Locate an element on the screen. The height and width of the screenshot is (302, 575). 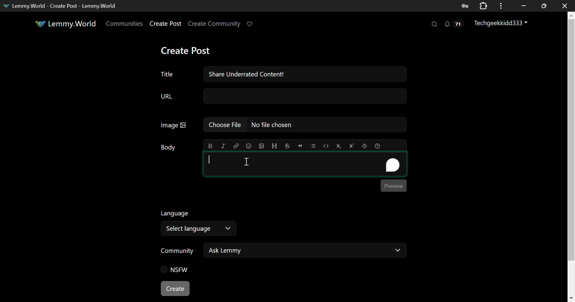
Bold is located at coordinates (210, 146).